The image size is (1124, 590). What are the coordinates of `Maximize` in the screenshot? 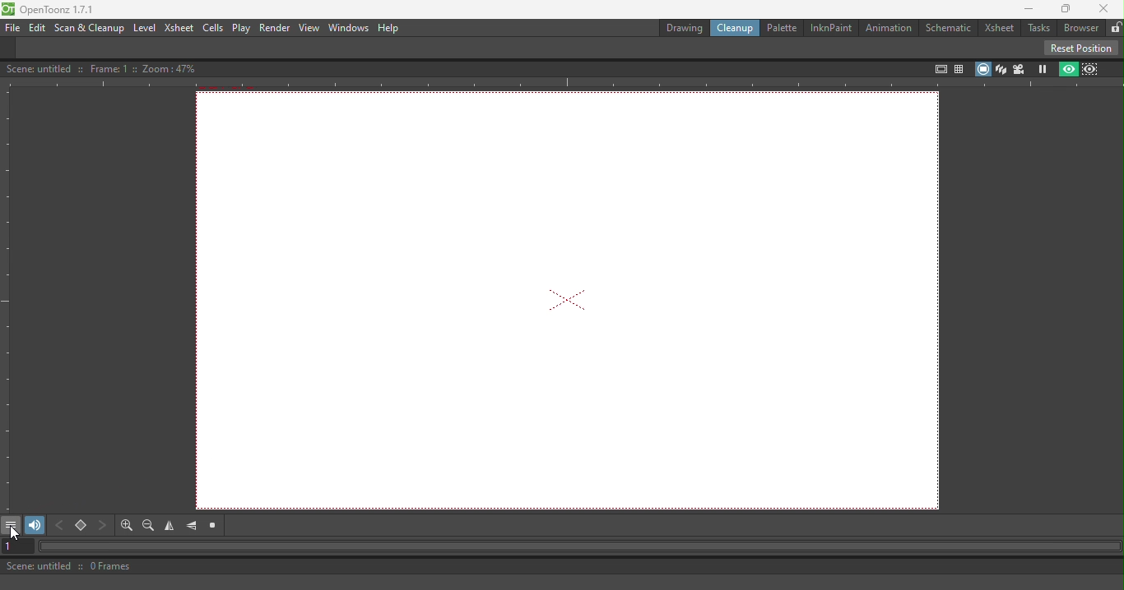 It's located at (1066, 9).